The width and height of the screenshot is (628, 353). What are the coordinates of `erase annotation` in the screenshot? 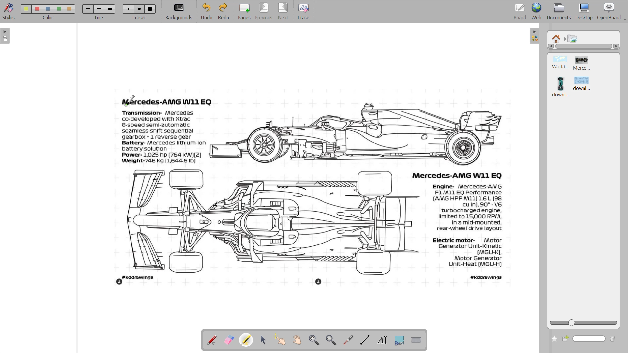 It's located at (230, 340).